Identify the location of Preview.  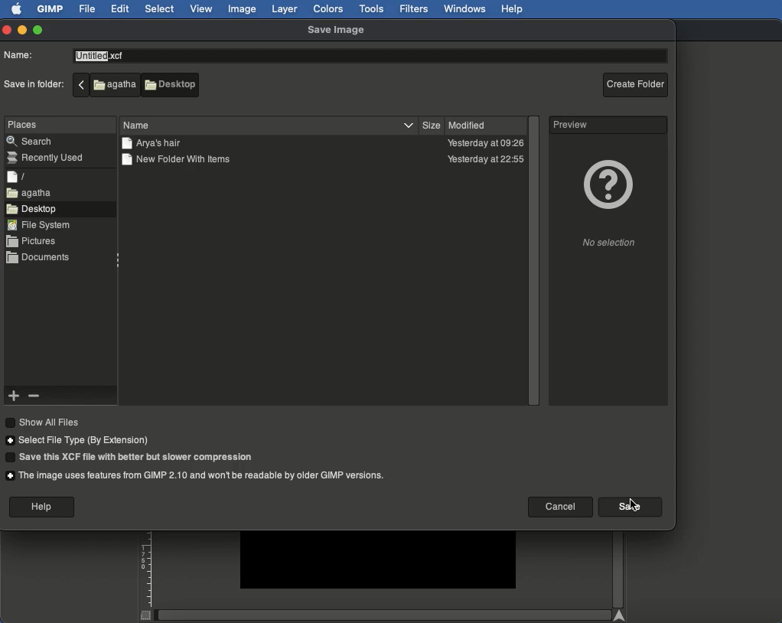
(572, 124).